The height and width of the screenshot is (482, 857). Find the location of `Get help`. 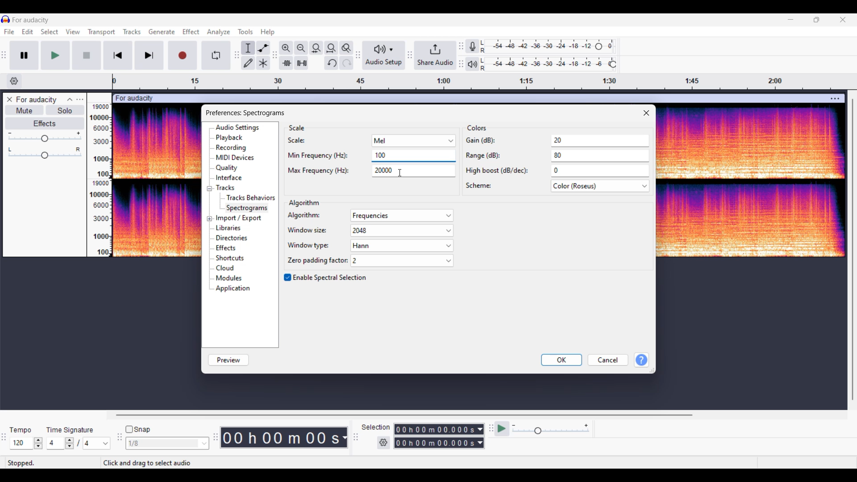

Get help is located at coordinates (642, 360).